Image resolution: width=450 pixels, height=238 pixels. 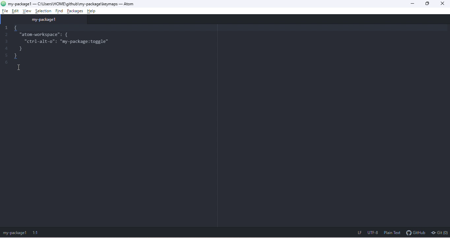 What do you see at coordinates (5, 44) in the screenshot?
I see `1 2 3 4 5 6` at bounding box center [5, 44].